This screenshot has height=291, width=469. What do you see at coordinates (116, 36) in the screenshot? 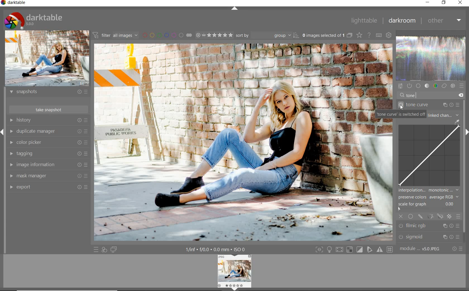
I see `filter images based on their modules` at bounding box center [116, 36].